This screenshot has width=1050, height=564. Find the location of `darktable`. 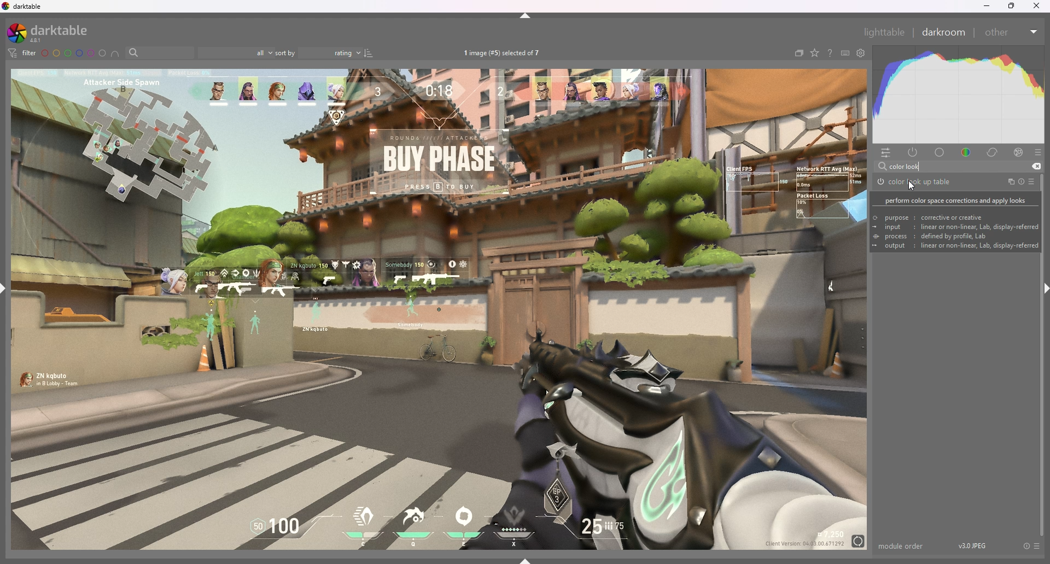

darktable is located at coordinates (52, 32).